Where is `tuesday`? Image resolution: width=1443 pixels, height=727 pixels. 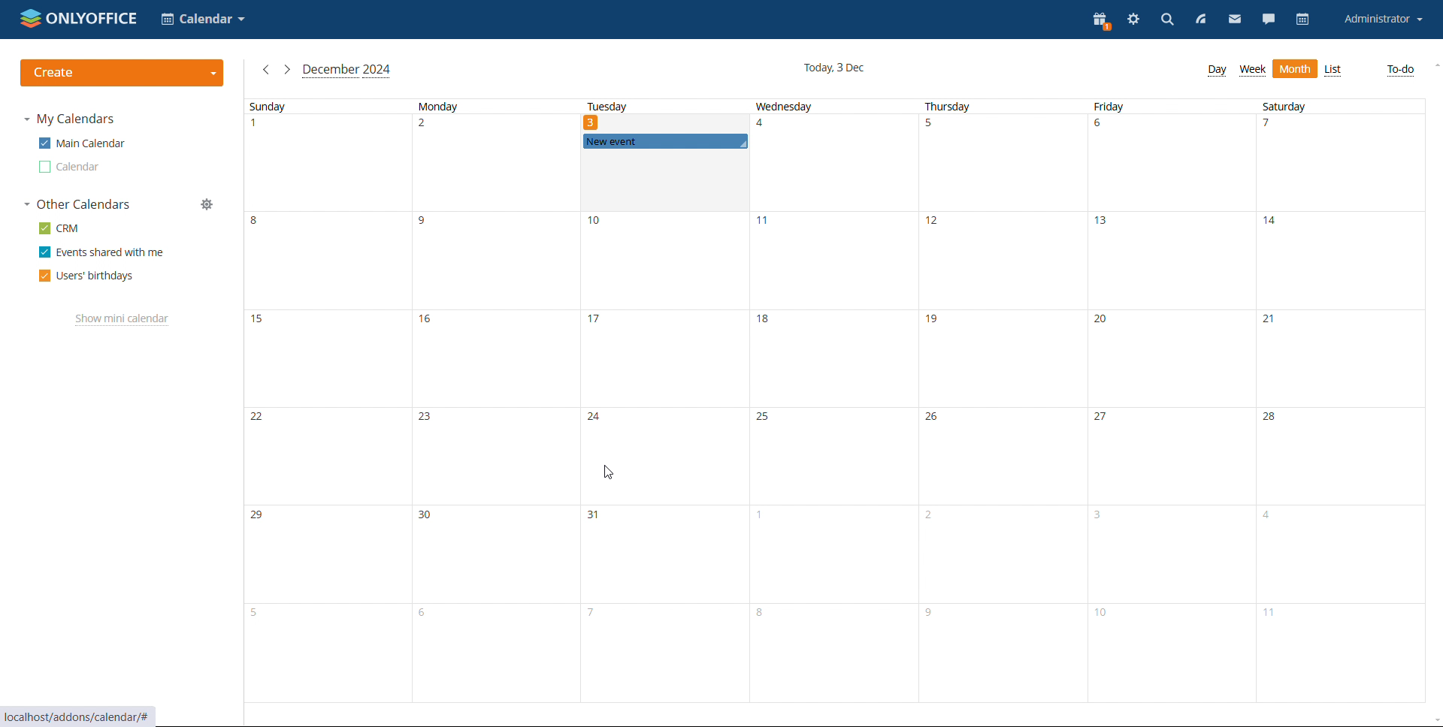 tuesday is located at coordinates (644, 106).